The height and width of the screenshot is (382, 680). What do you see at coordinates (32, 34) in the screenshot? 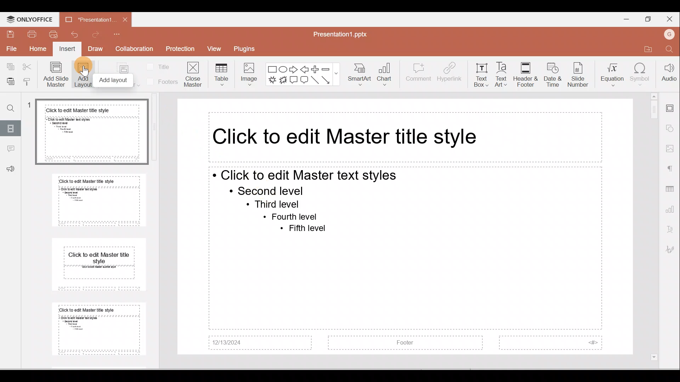
I see `Print file` at bounding box center [32, 34].